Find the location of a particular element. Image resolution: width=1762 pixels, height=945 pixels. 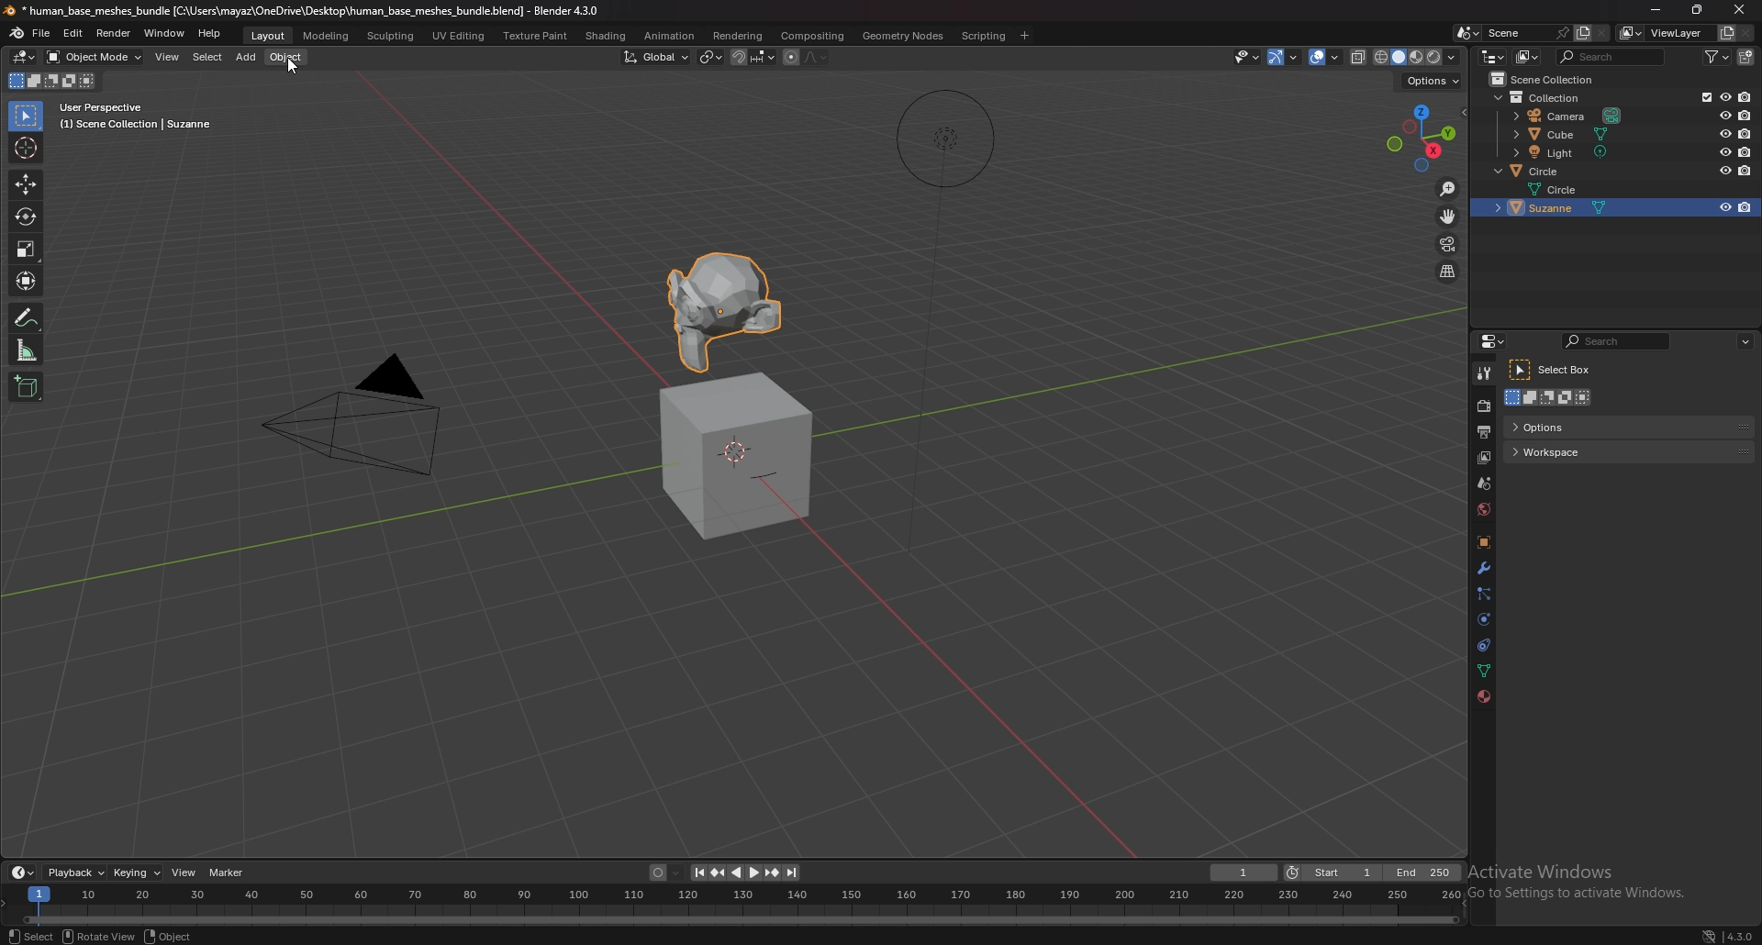

toggle xrays is located at coordinates (1359, 56).